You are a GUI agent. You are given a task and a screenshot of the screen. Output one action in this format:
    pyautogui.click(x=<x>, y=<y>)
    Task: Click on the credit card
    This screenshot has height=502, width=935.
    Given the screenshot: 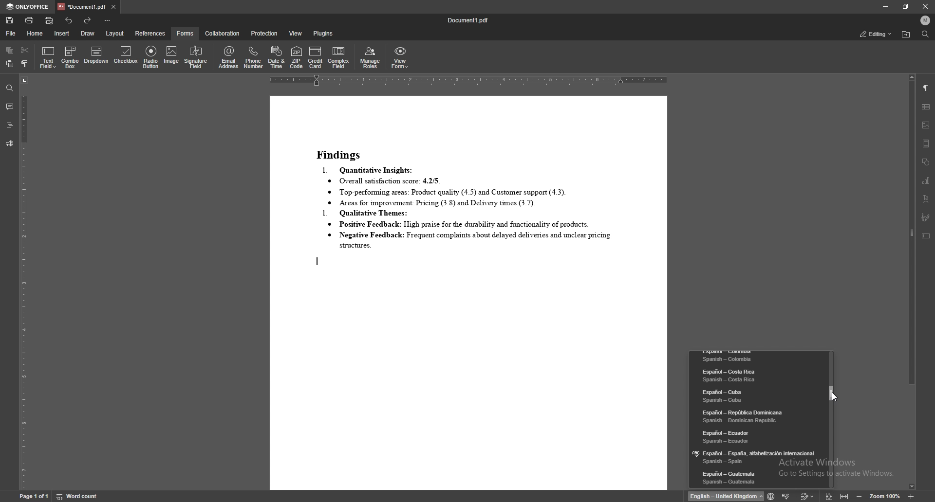 What is the action you would take?
    pyautogui.click(x=316, y=57)
    